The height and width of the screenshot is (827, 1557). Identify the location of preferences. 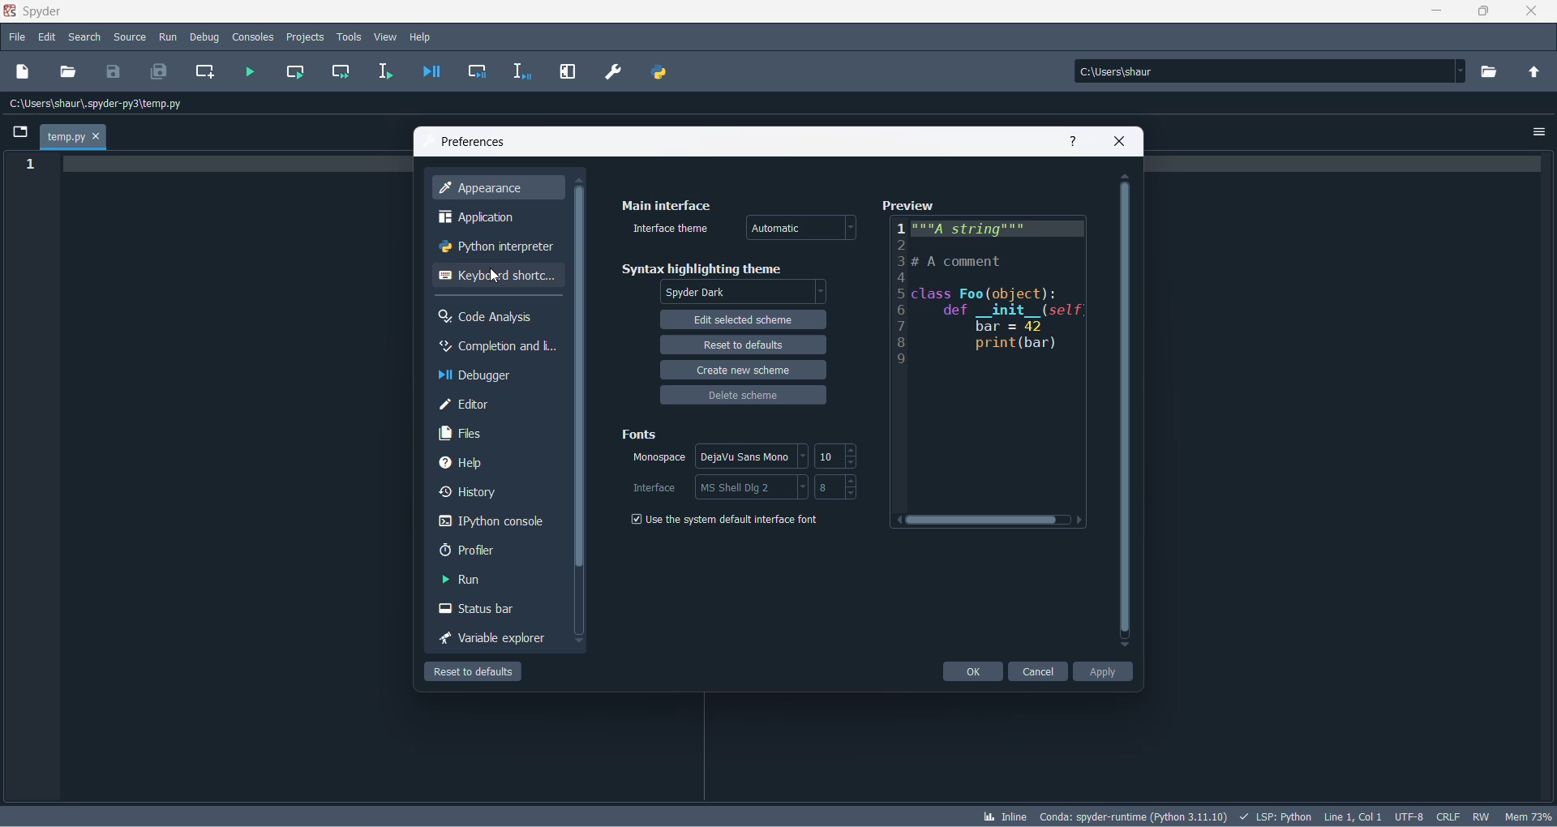
(615, 71).